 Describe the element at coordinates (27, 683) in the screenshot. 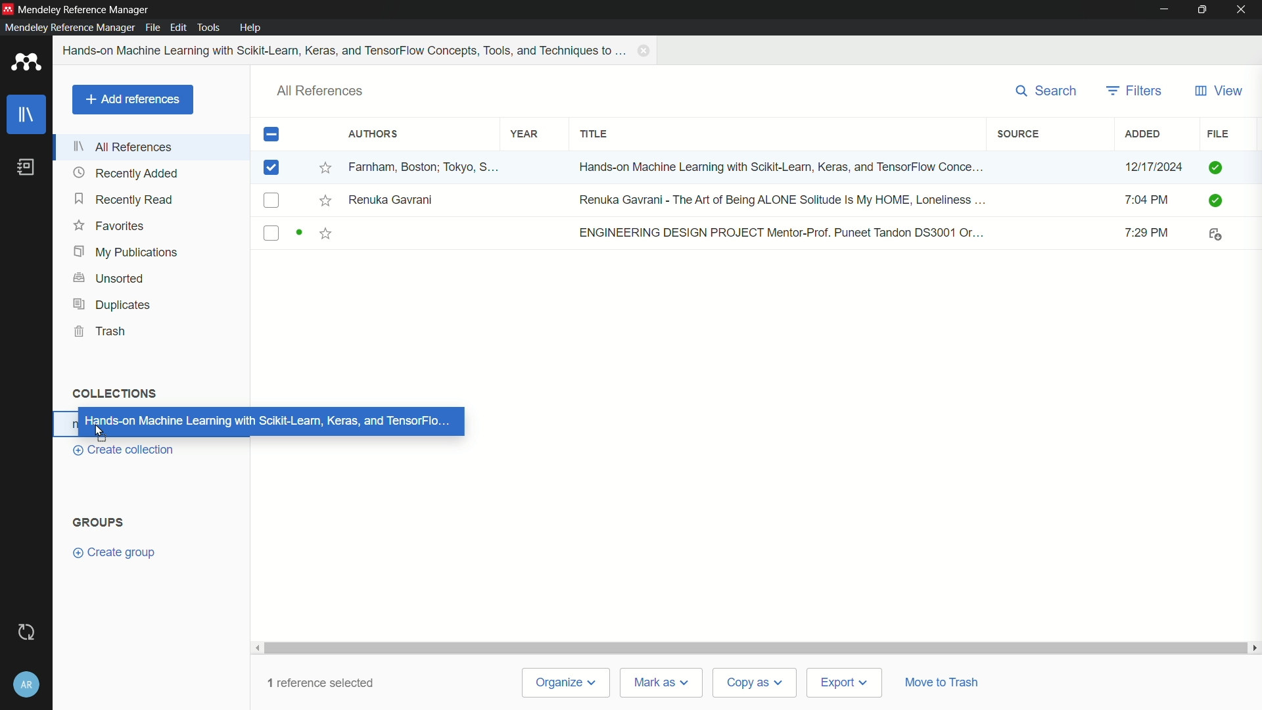

I see `account and settings` at that location.